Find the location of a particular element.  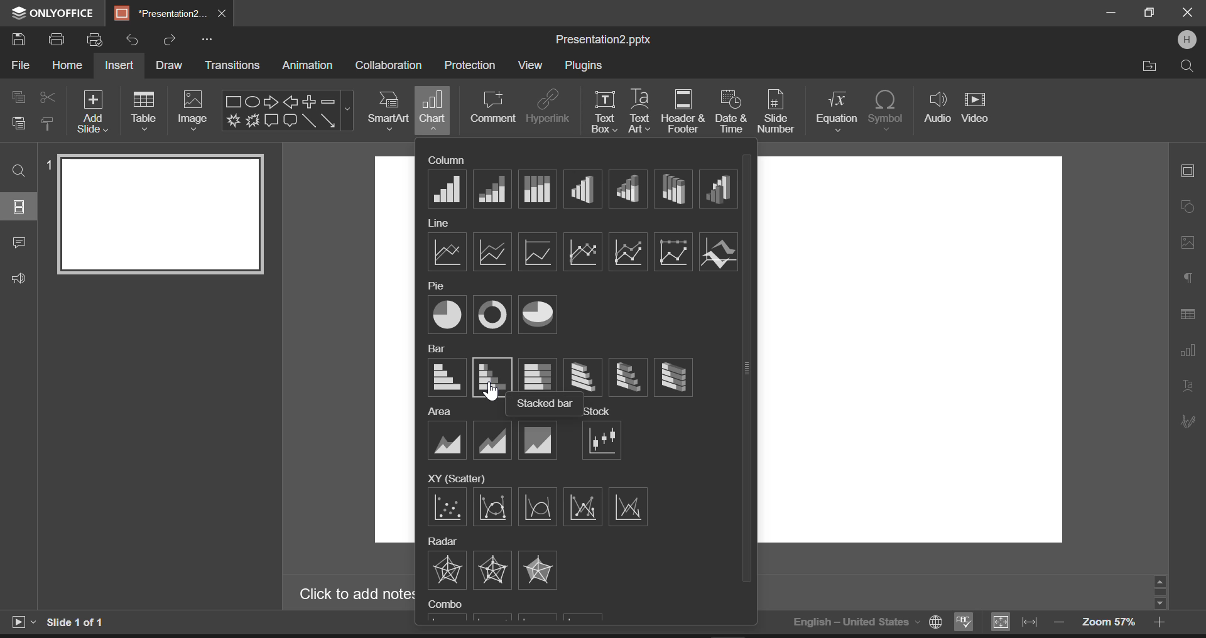

Symbol is located at coordinates (886, 111).